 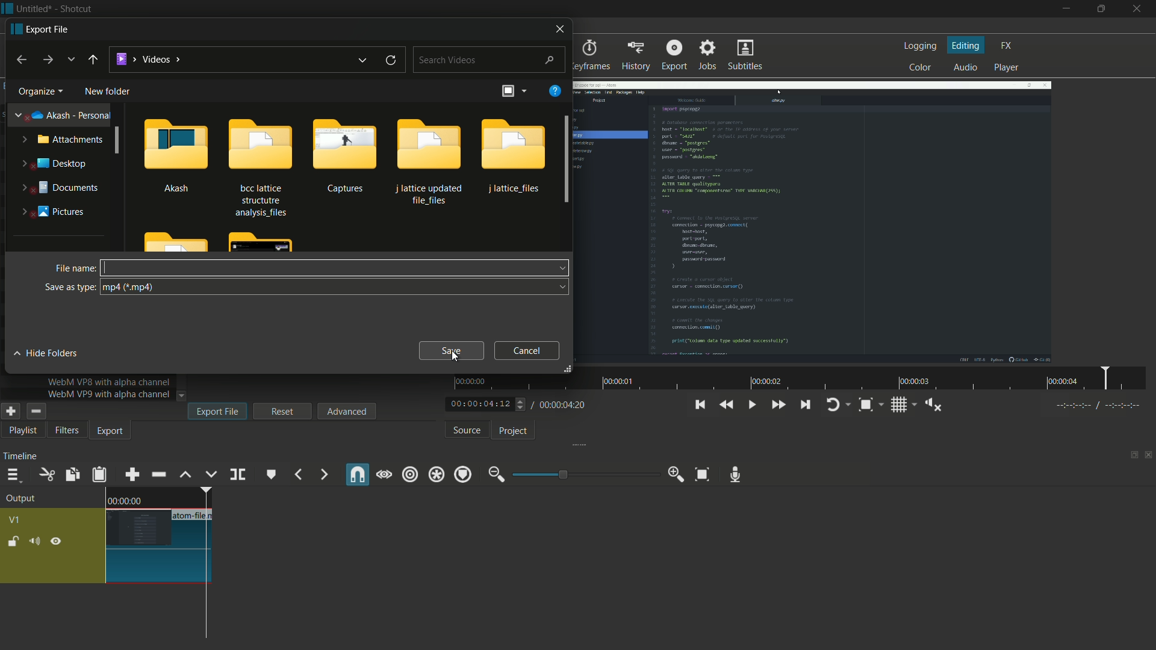 I want to click on keyframes, so click(x=590, y=55).